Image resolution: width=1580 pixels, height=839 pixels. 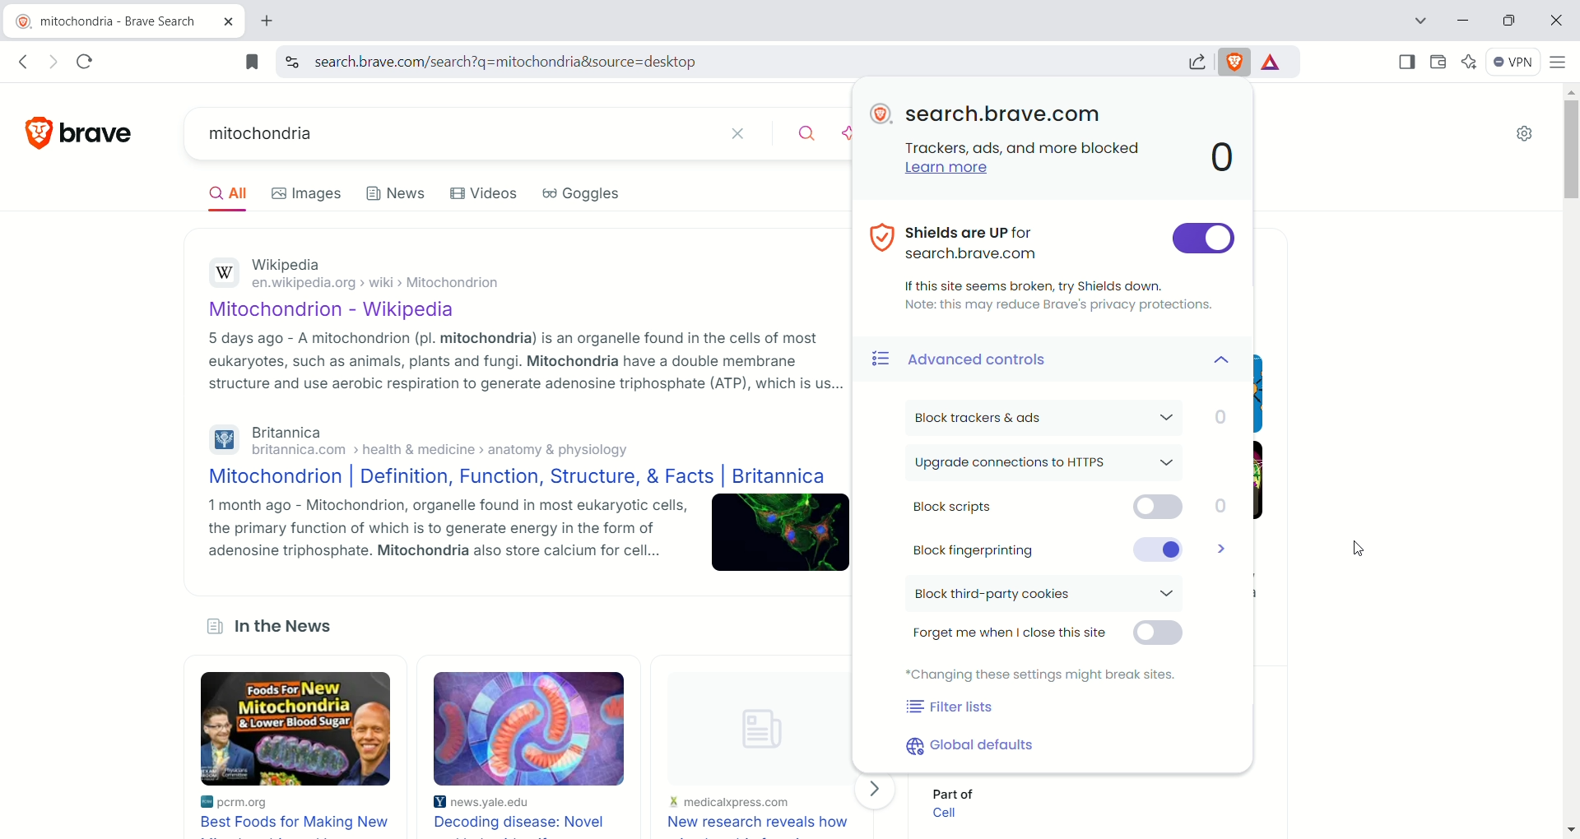 I want to click on If this site seems broken, try shields down. Note: this may reduce Brave's privacy protections., so click(x=1060, y=294).